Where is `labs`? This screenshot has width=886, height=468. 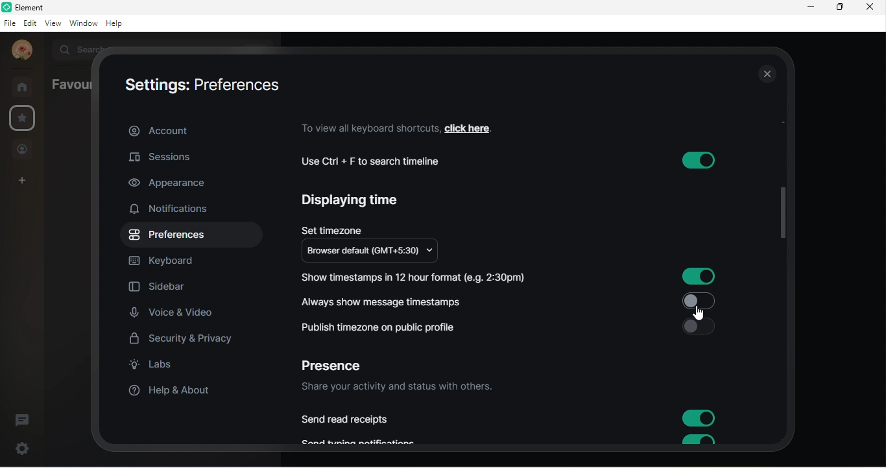 labs is located at coordinates (158, 368).